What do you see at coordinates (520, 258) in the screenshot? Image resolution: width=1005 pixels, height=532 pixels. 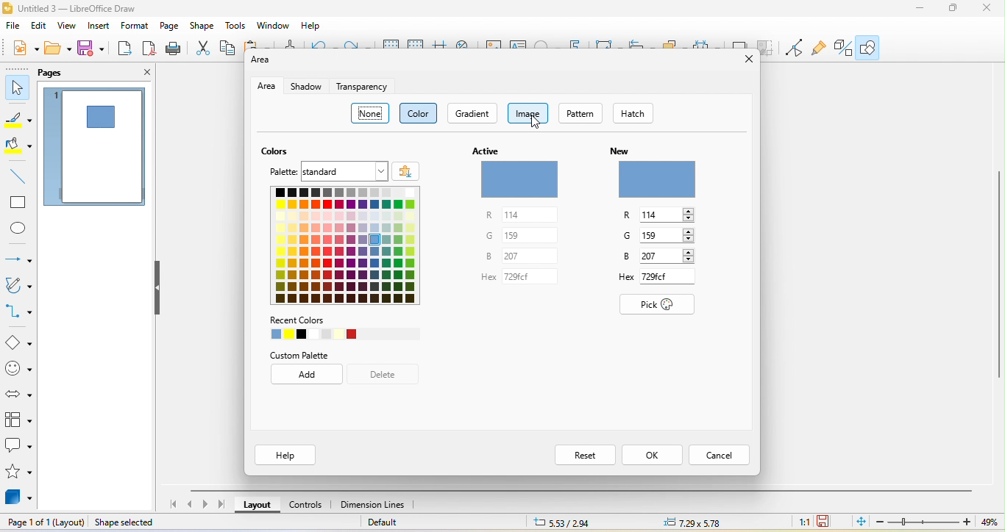 I see `b 207 ` at bounding box center [520, 258].